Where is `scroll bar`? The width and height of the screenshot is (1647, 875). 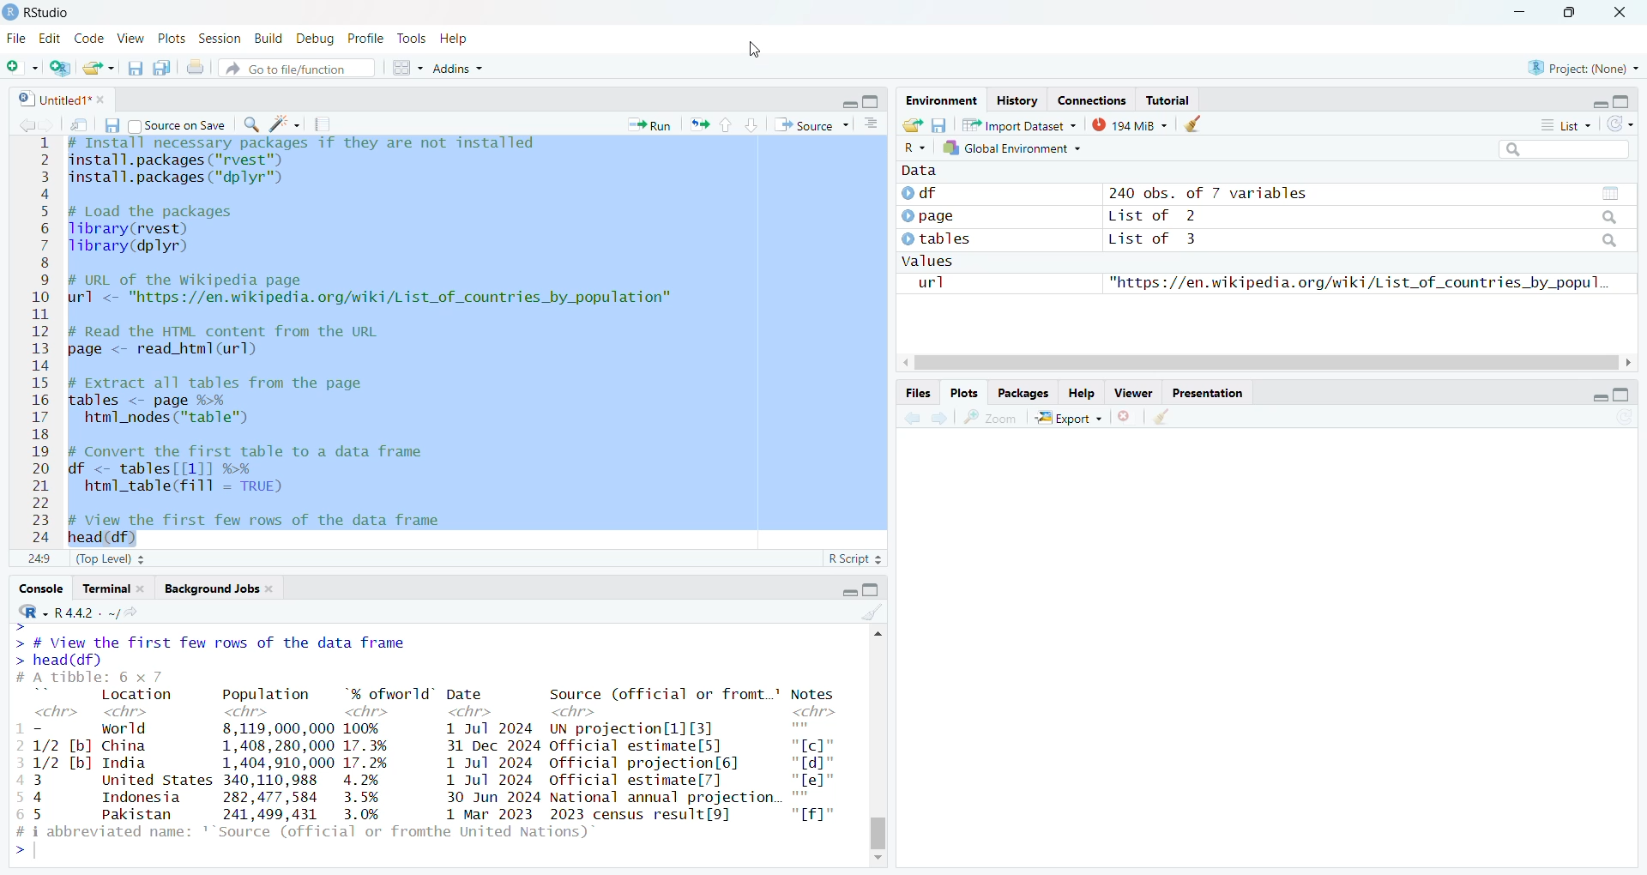
scroll bar is located at coordinates (878, 830).